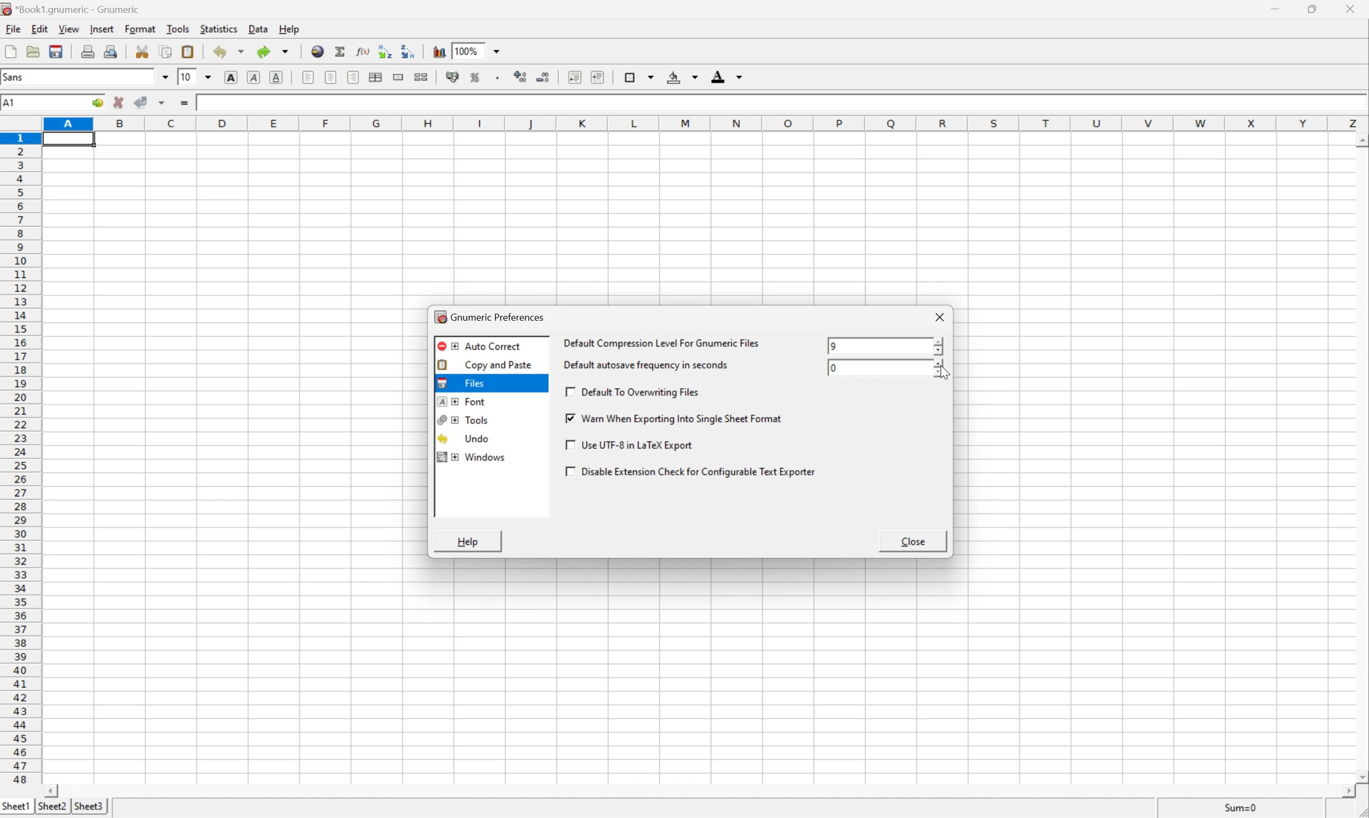 The image size is (1369, 818). Describe the element at coordinates (341, 52) in the screenshot. I see `sum in current cell` at that location.